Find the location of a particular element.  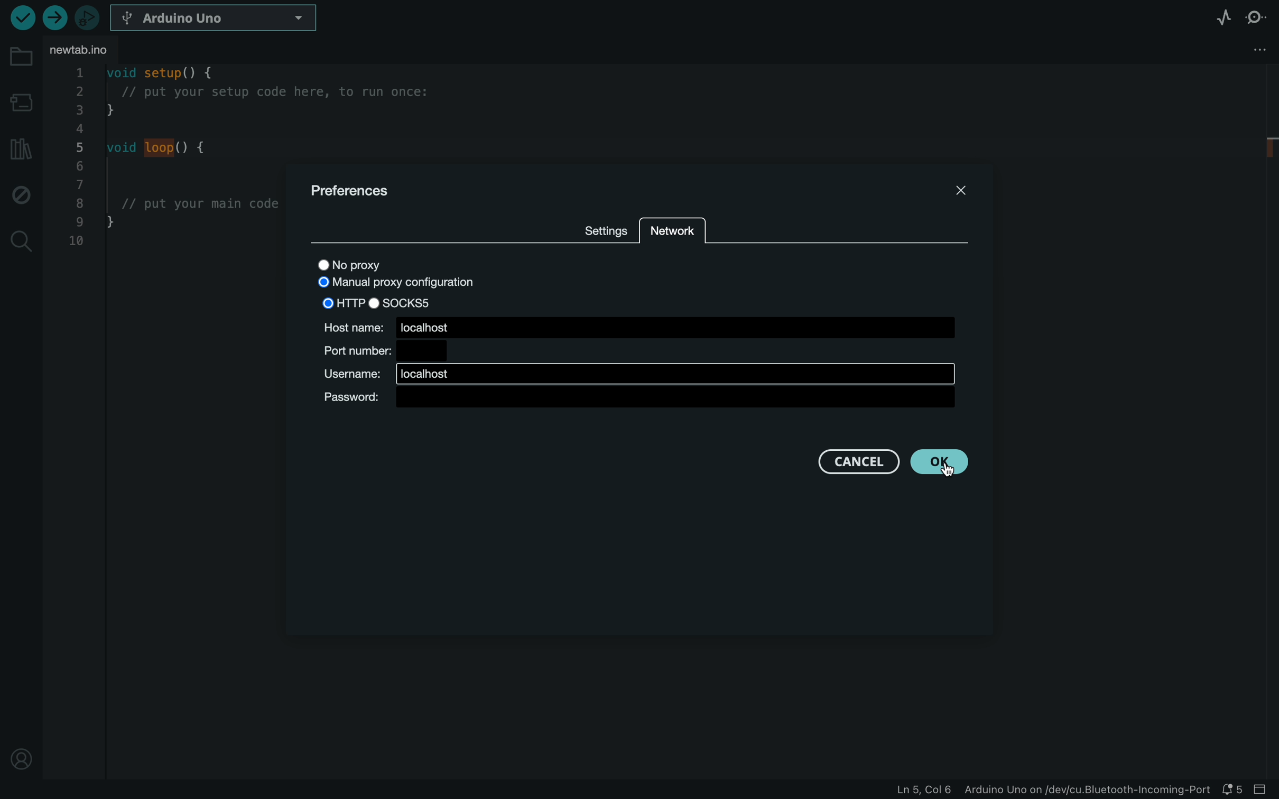

serial plotter is located at coordinates (1224, 17).